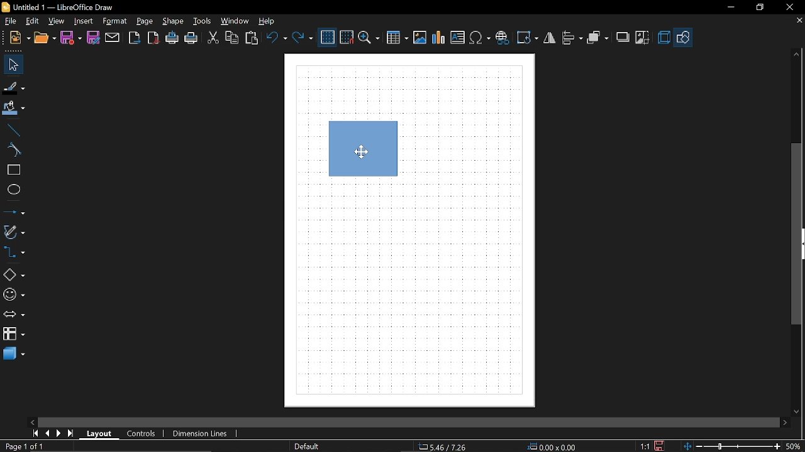 This screenshot has height=452, width=805. What do you see at coordinates (100, 434) in the screenshot?
I see `Layout` at bounding box center [100, 434].